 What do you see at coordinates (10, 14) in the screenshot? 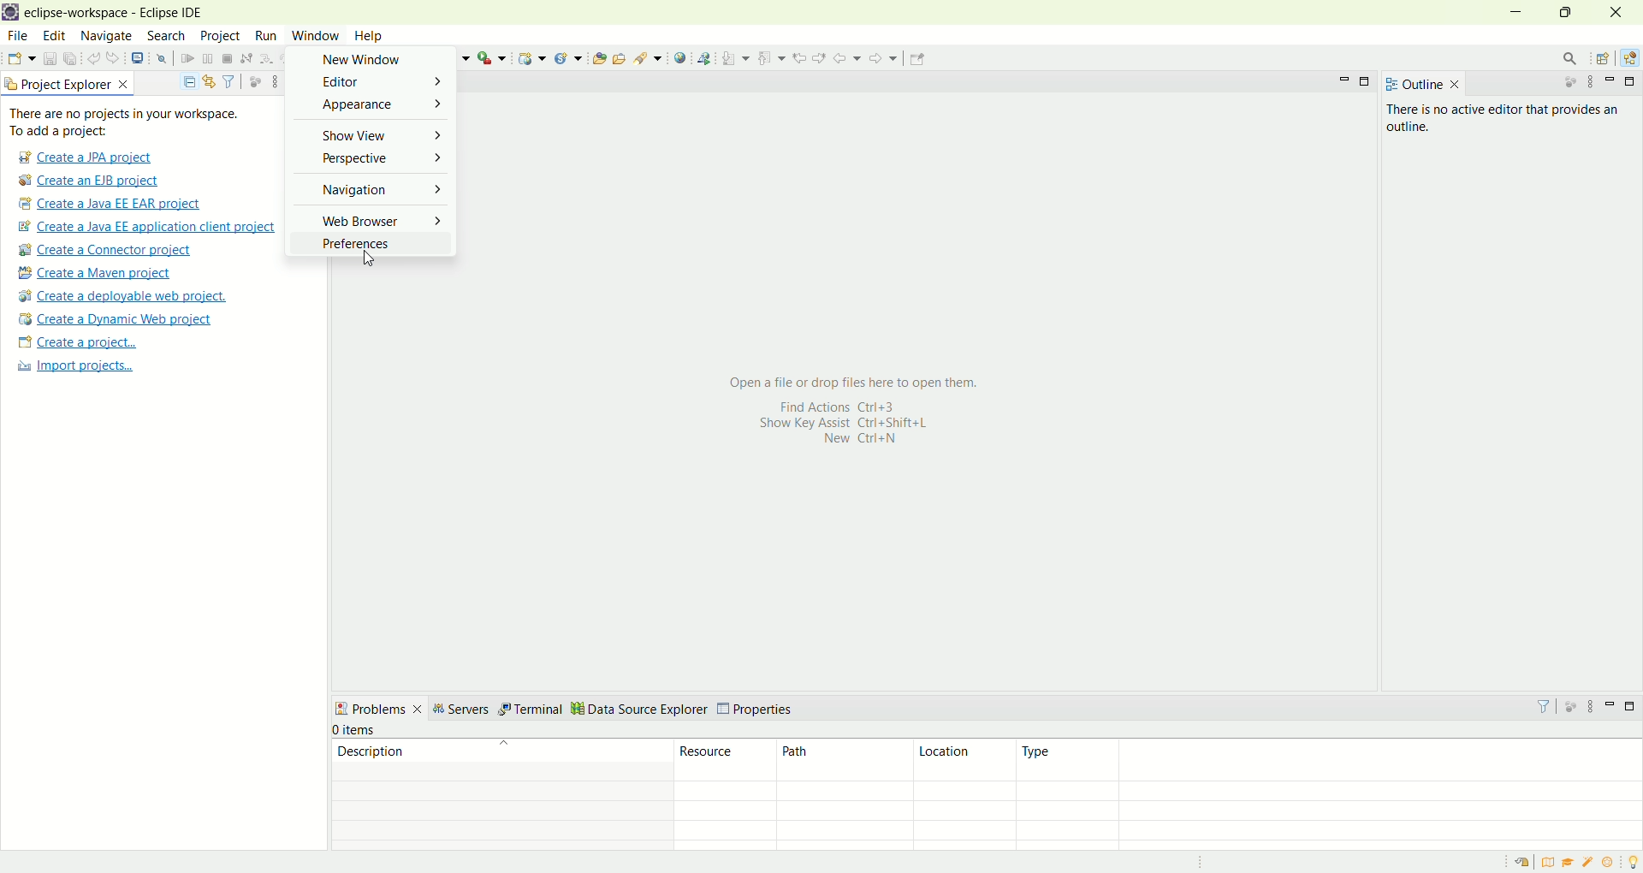
I see `logo` at bounding box center [10, 14].